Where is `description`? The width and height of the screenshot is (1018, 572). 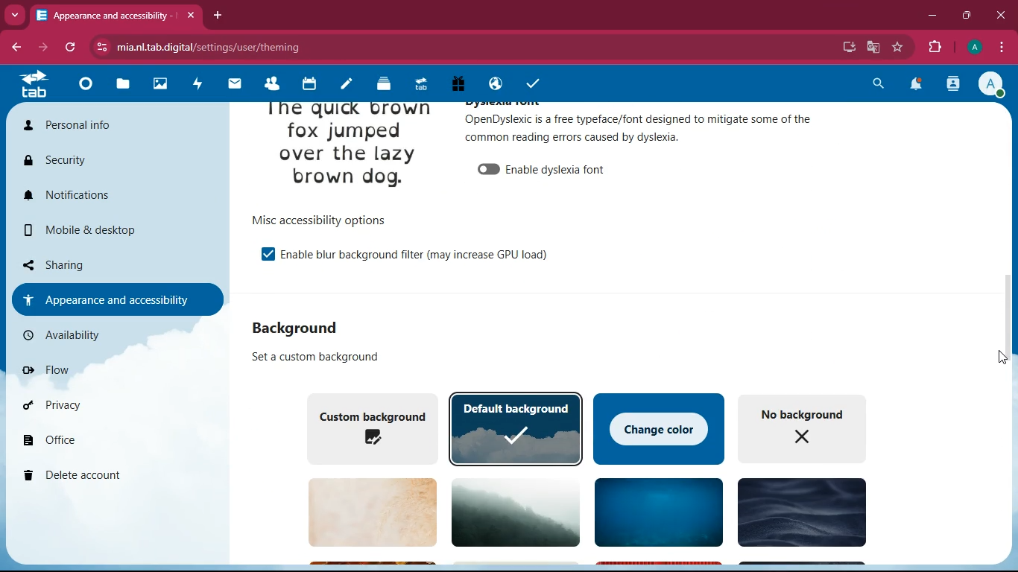
description is located at coordinates (308, 357).